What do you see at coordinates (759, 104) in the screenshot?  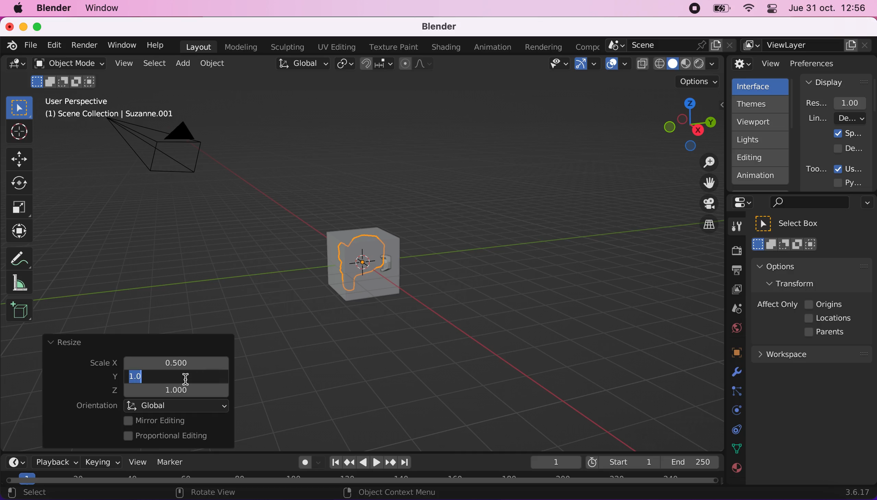 I see `themes` at bounding box center [759, 104].